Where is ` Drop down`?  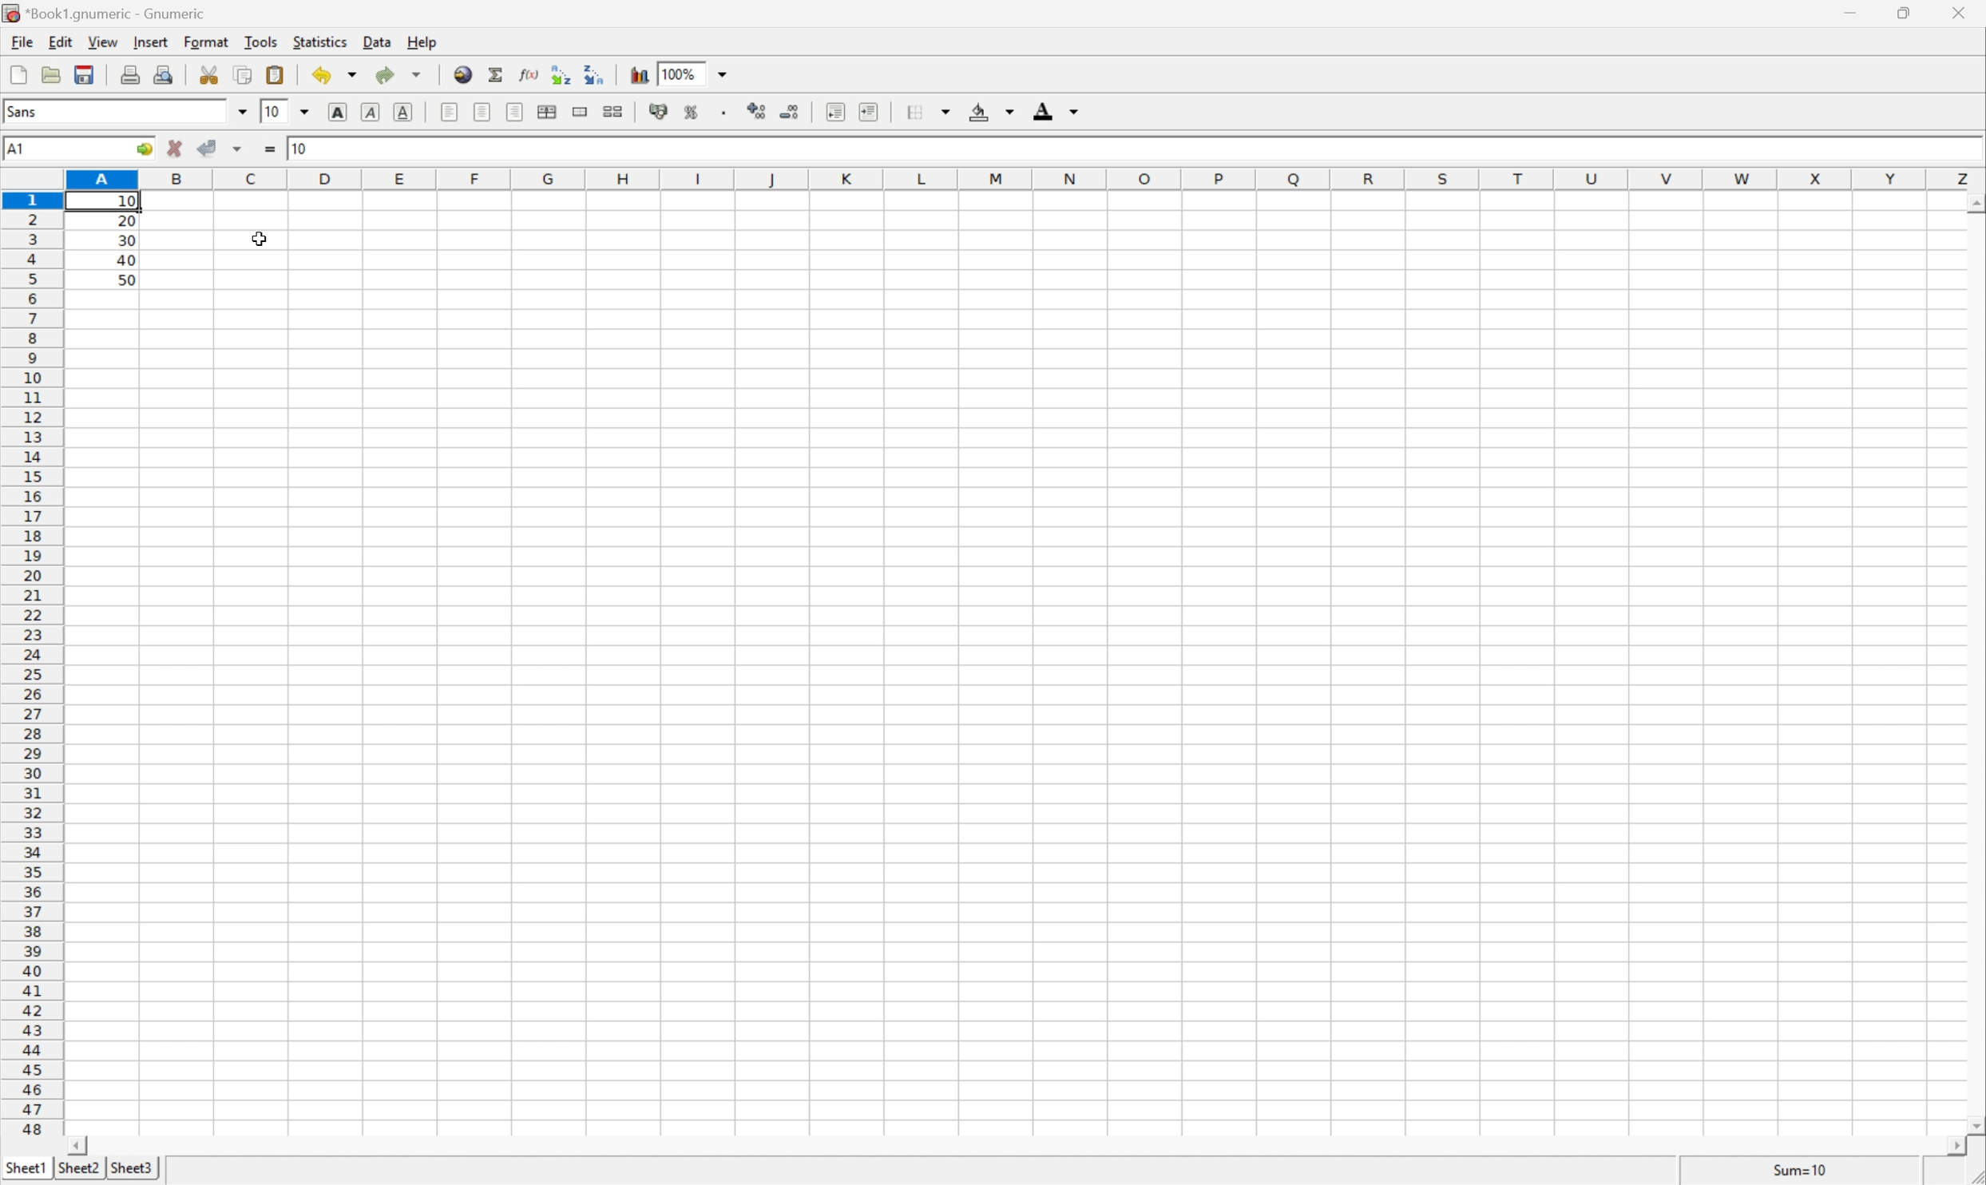
 Drop down is located at coordinates (241, 109).